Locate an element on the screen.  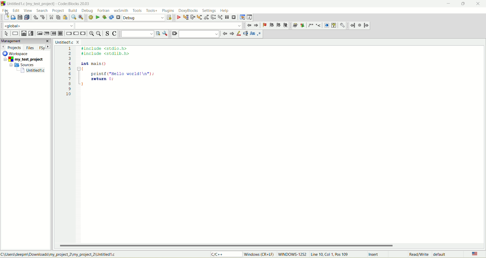
paste is located at coordinates (65, 17).